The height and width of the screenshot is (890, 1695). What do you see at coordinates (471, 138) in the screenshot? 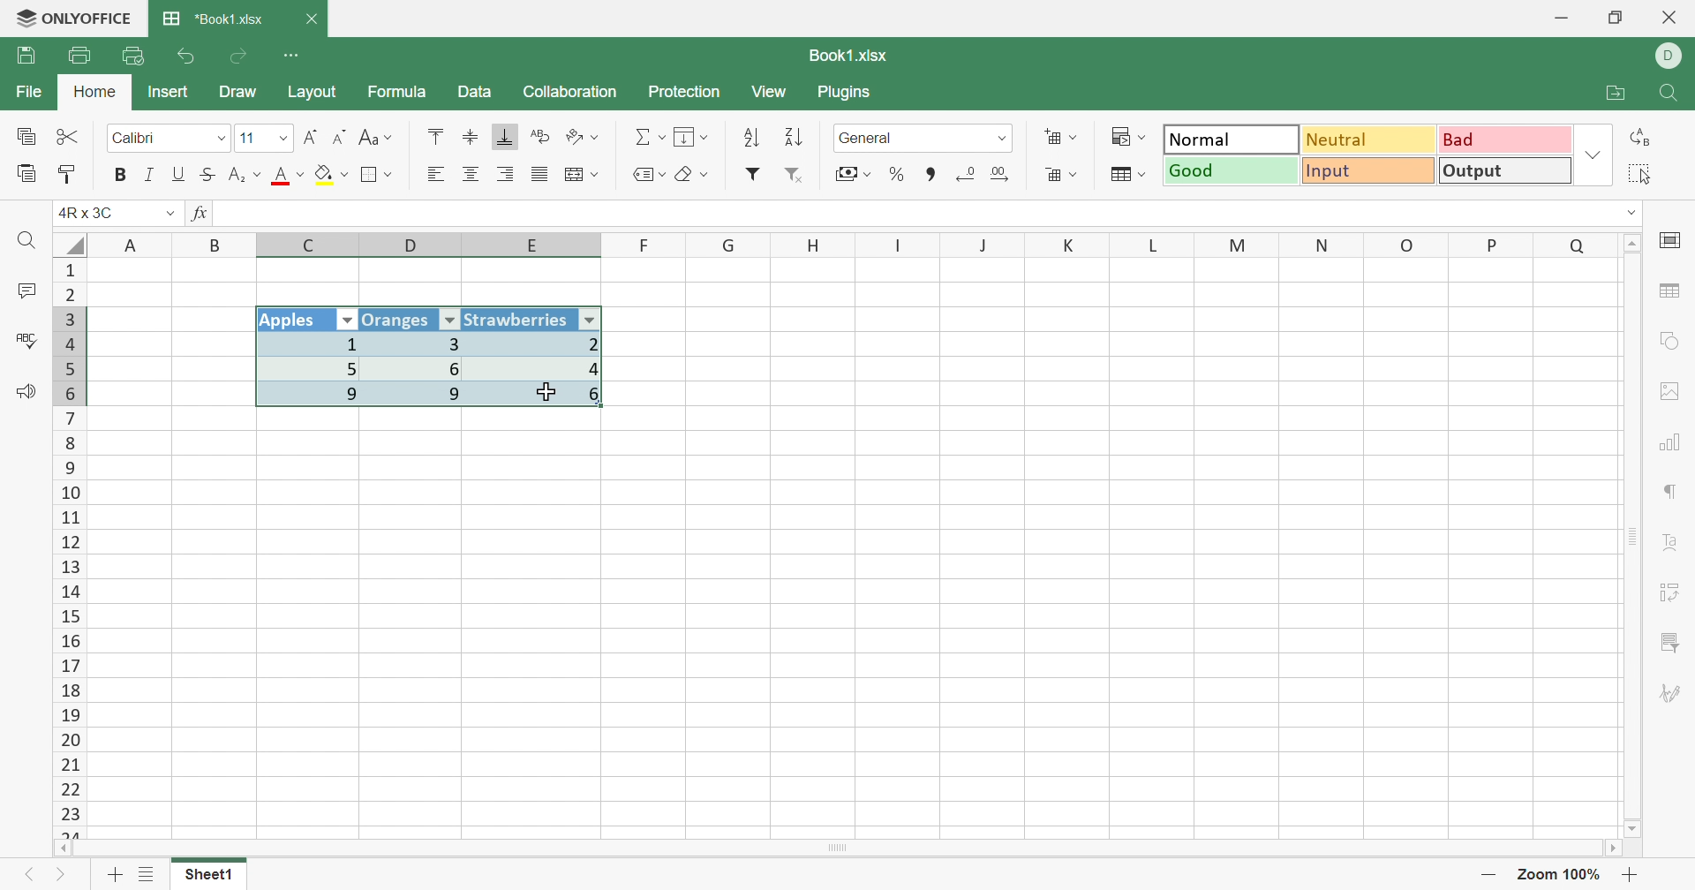
I see `Align Middle` at bounding box center [471, 138].